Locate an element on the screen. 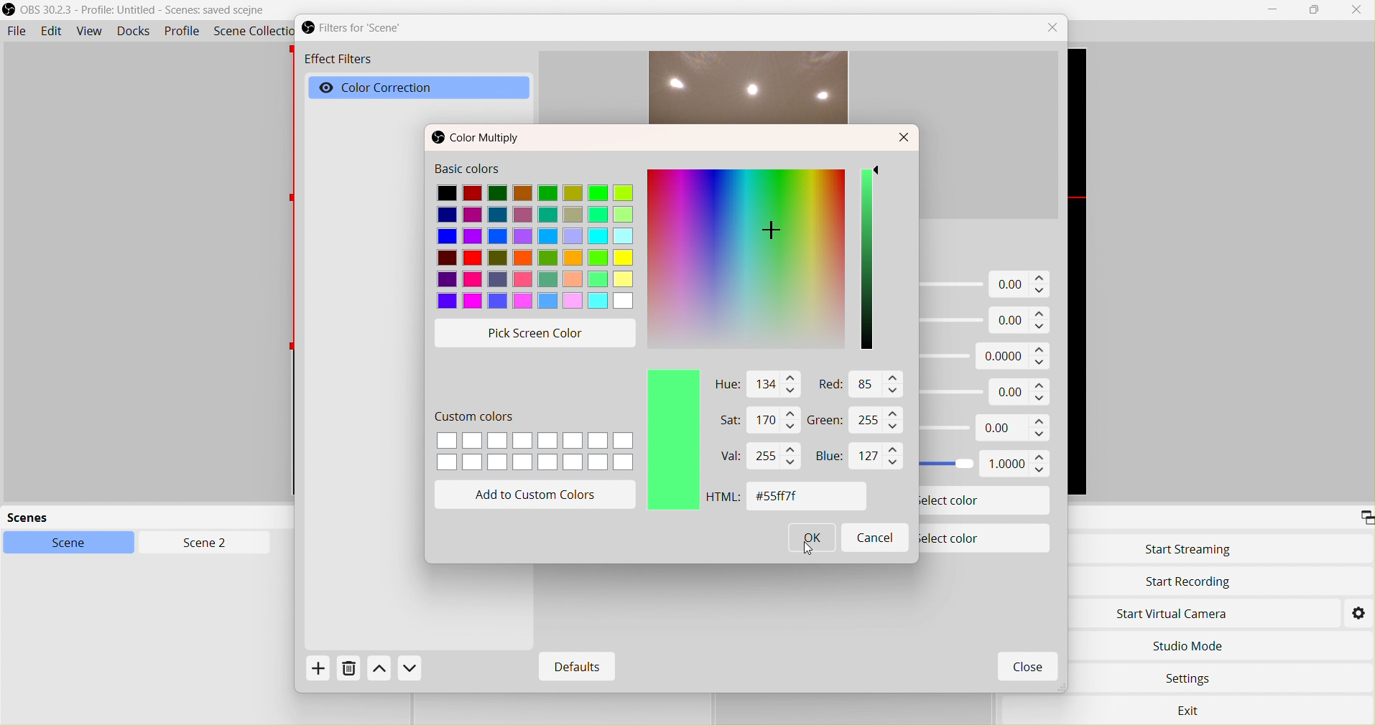  scenes is located at coordinates (115, 518).